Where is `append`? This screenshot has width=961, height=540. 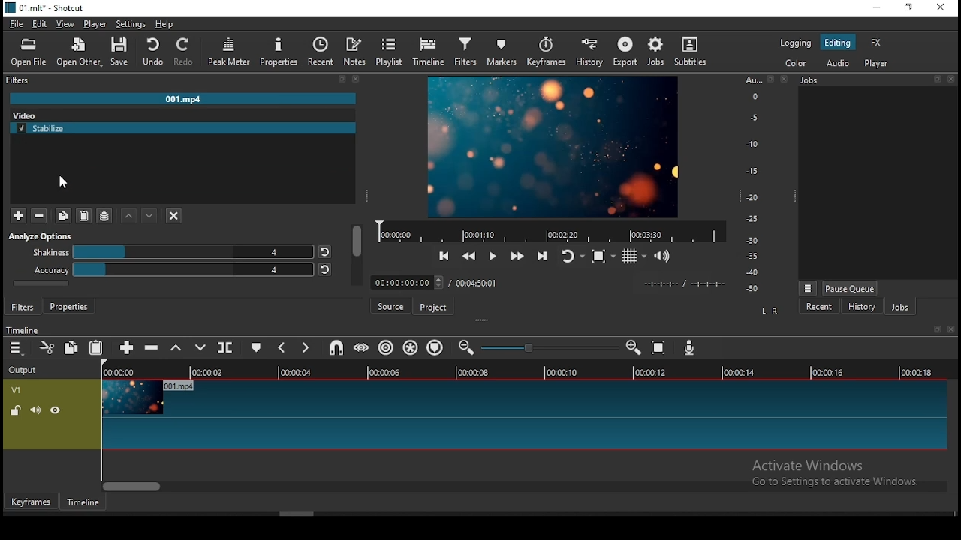
append is located at coordinates (126, 348).